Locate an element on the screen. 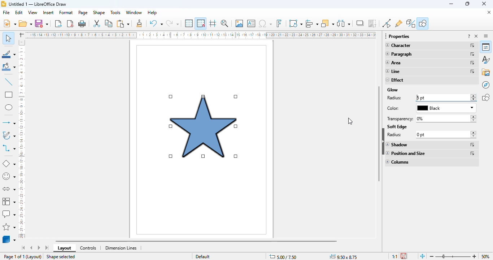 The width and height of the screenshot is (493, 260). snap to grid is located at coordinates (201, 23).